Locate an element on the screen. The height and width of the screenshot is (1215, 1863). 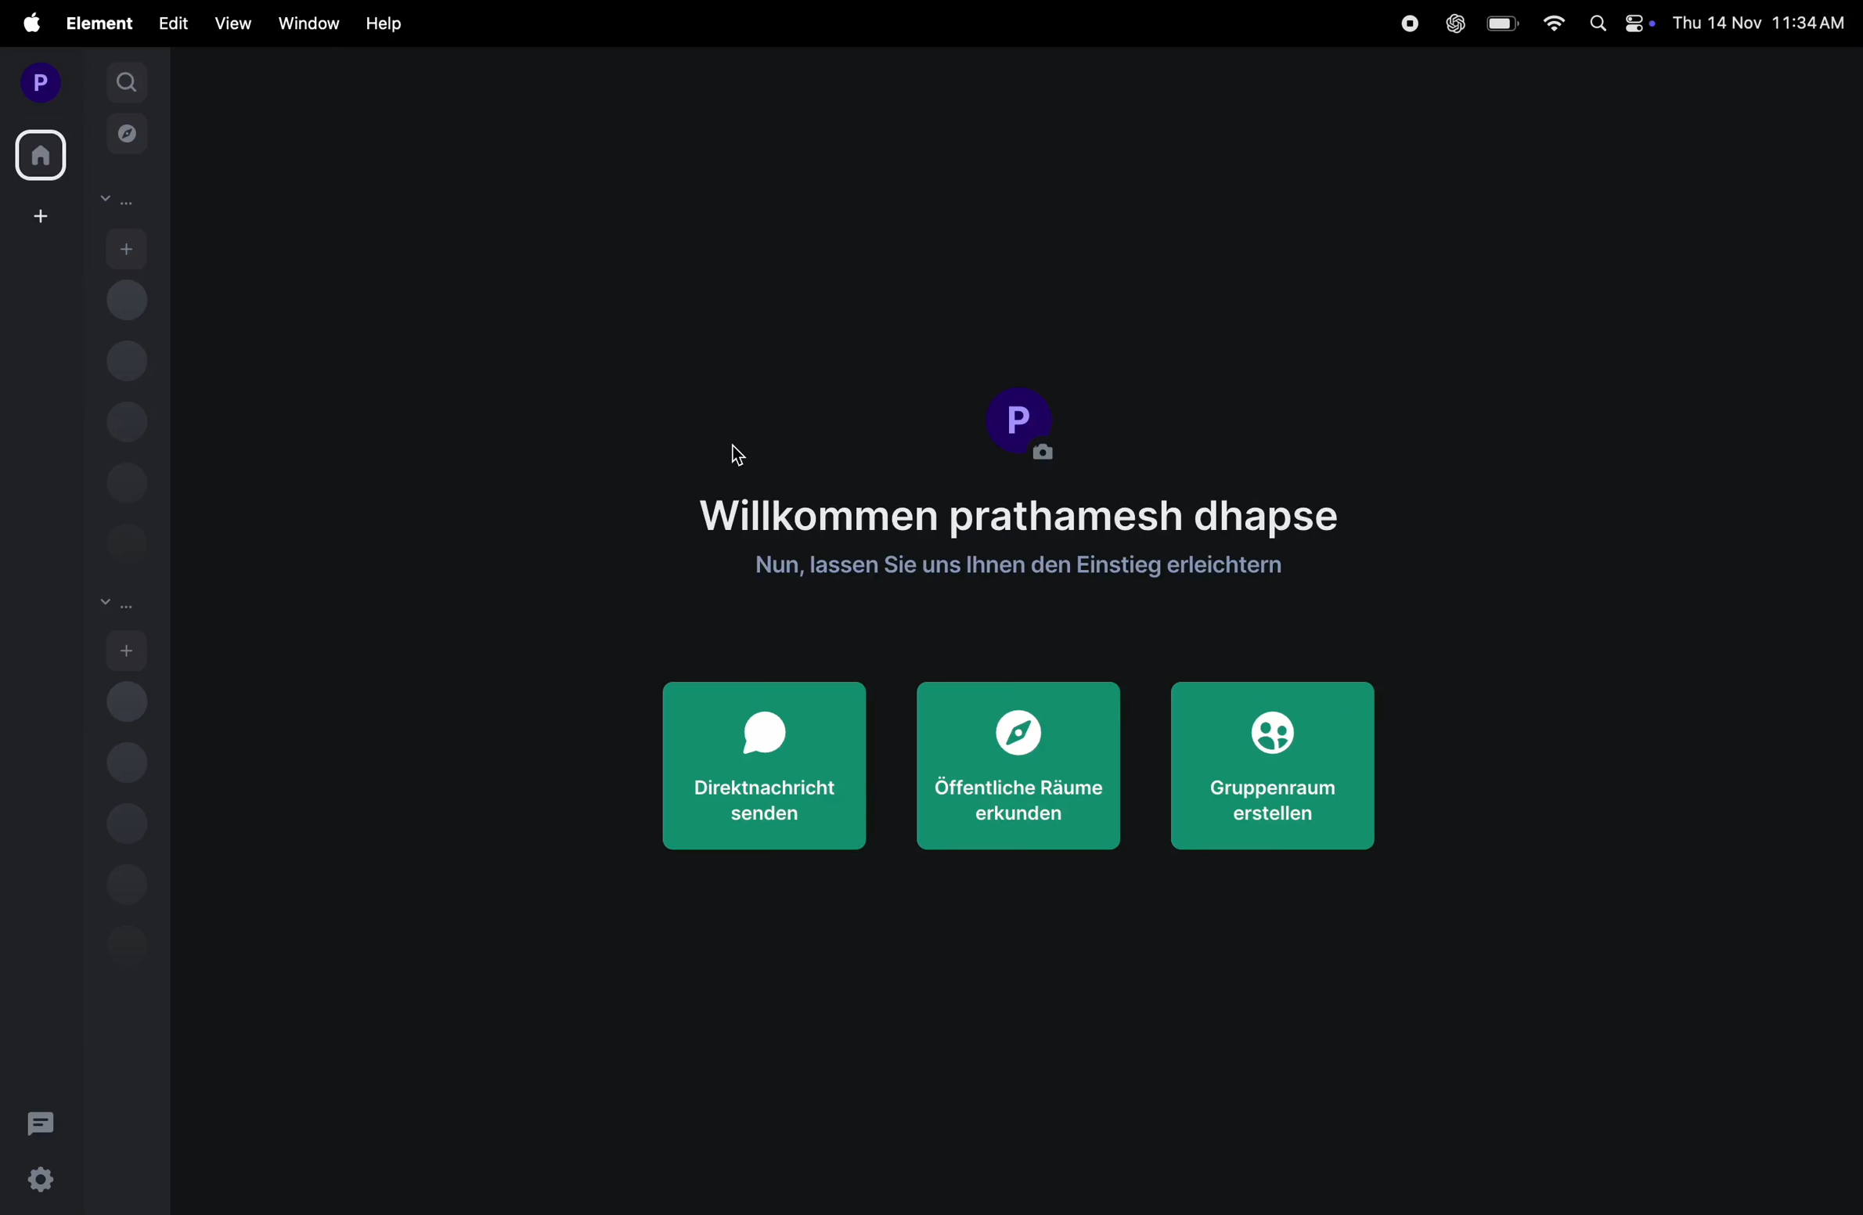
home is located at coordinates (42, 151).